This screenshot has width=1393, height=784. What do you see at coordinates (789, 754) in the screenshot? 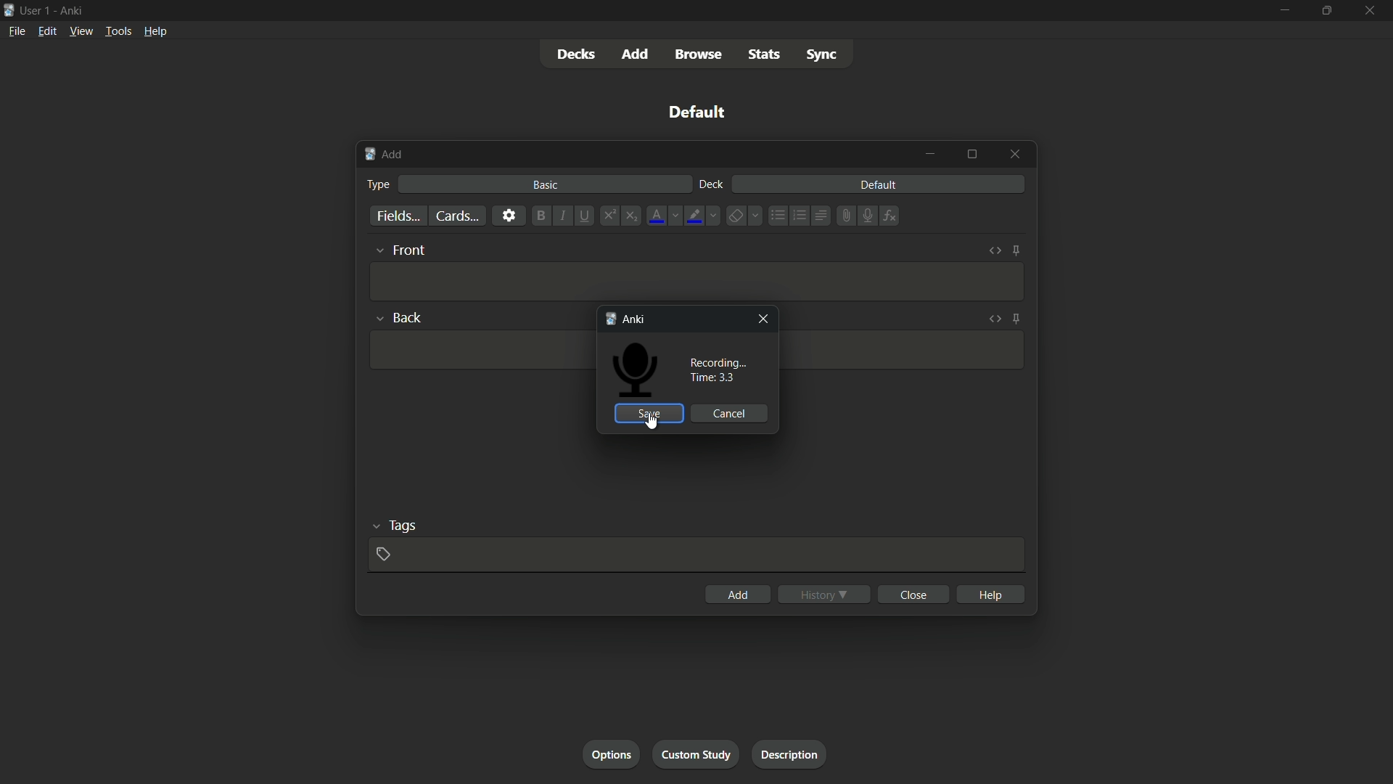
I see `description` at bounding box center [789, 754].